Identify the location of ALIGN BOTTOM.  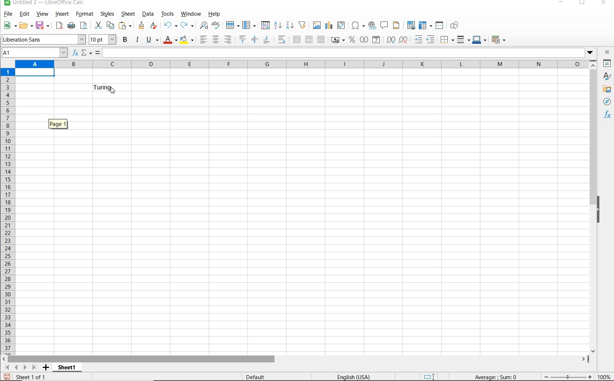
(266, 40).